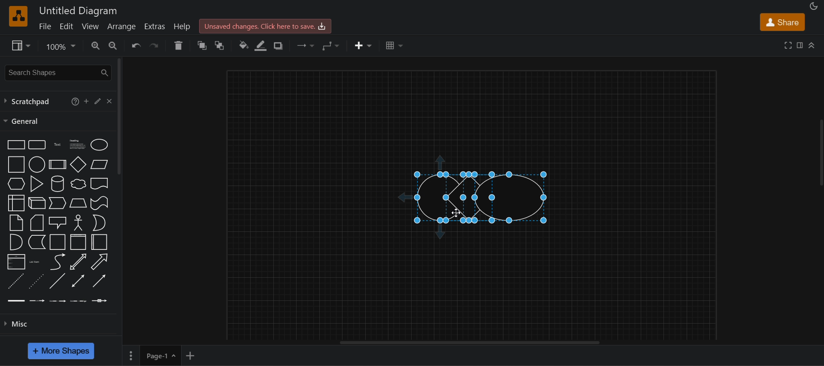  I want to click on guide arrow, so click(402, 198).